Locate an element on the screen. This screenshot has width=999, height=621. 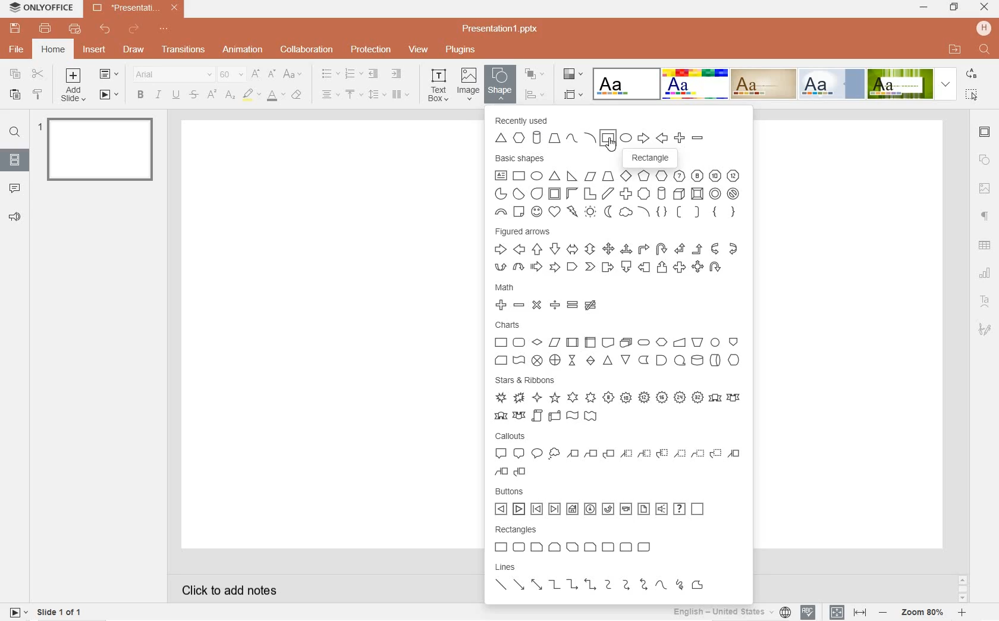
Rectangle is located at coordinates (608, 137).